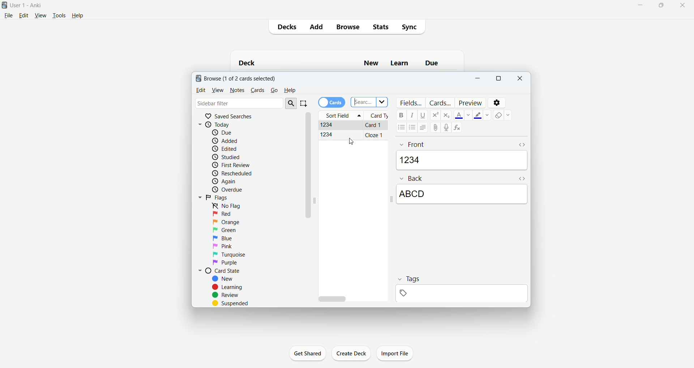  I want to click on search, so click(293, 104).